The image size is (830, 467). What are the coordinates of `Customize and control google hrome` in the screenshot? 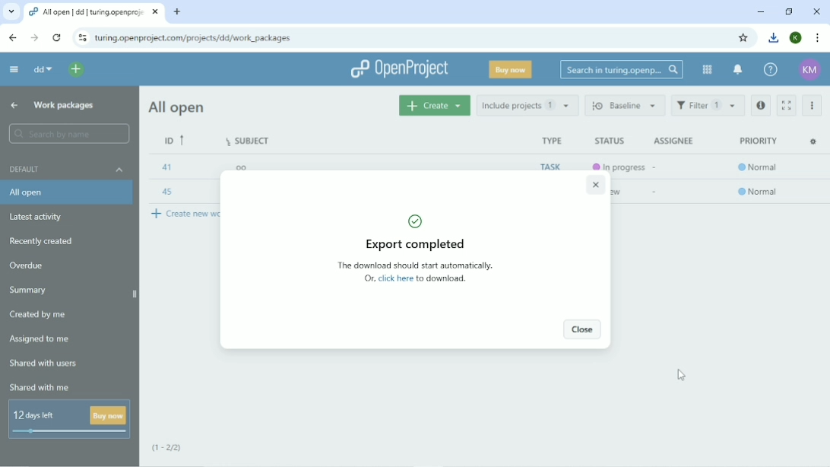 It's located at (816, 38).